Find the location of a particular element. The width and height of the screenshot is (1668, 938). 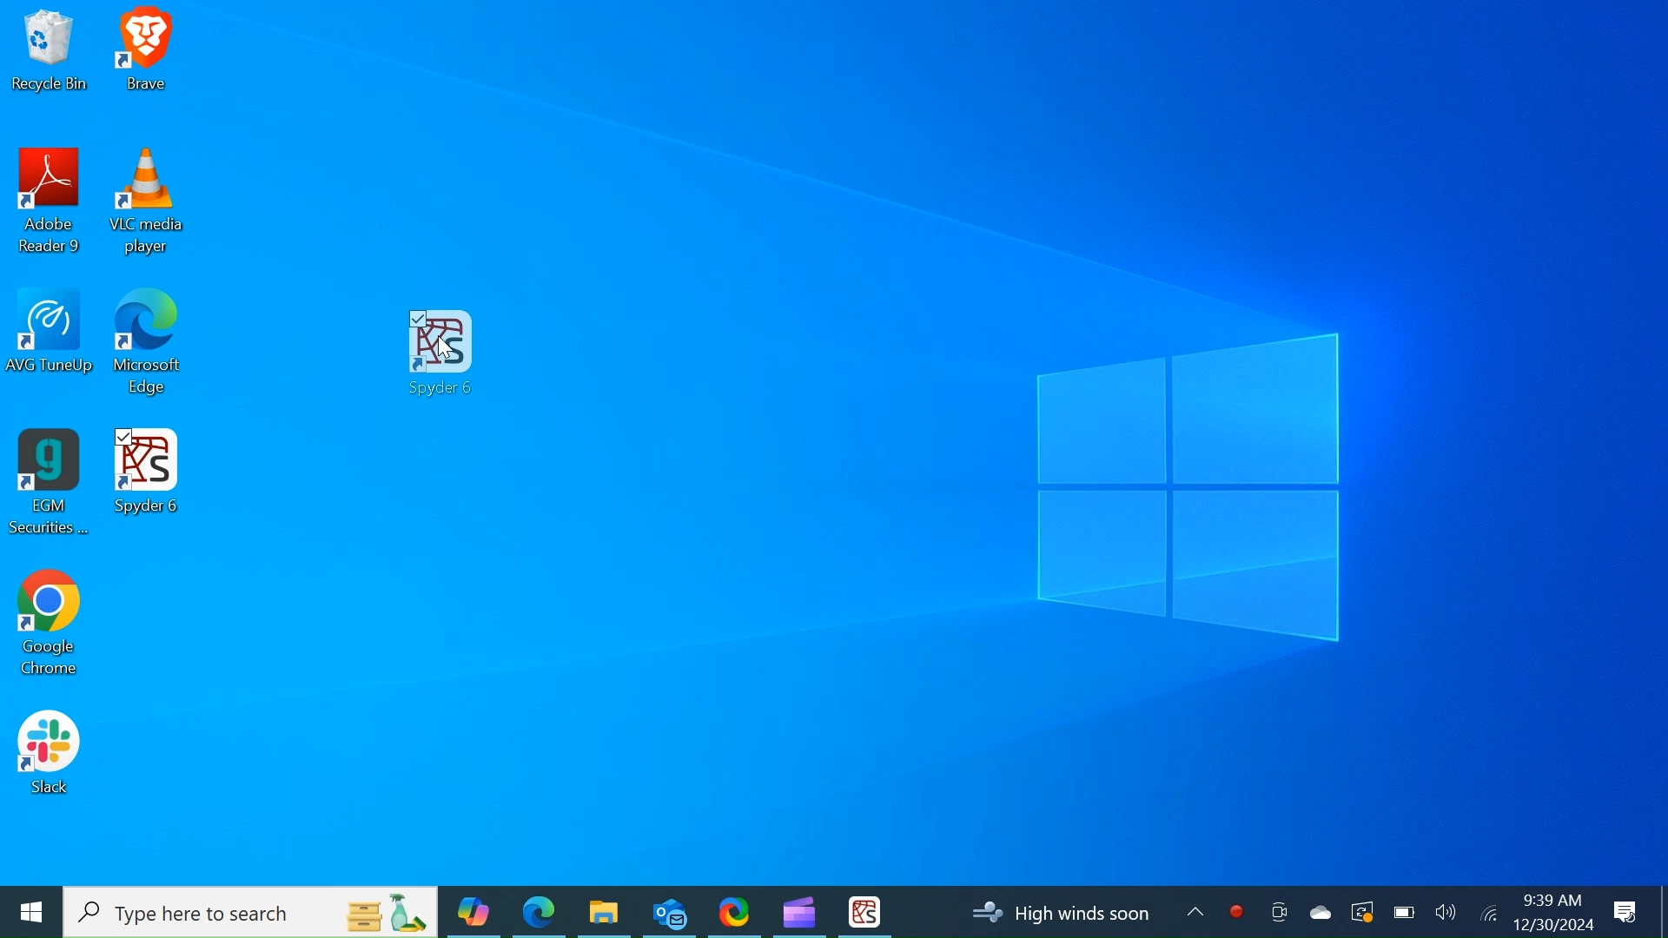

Microsoft Clipchamp is located at coordinates (798, 910).